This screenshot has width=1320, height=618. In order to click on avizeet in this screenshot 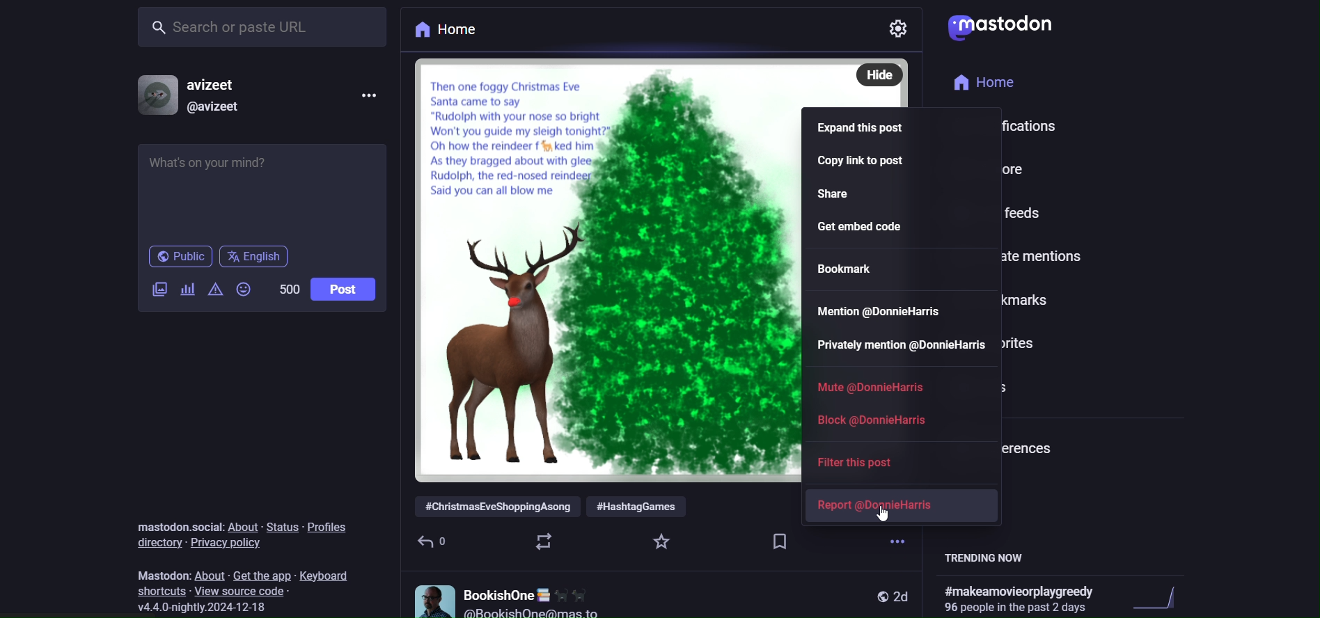, I will do `click(219, 84)`.